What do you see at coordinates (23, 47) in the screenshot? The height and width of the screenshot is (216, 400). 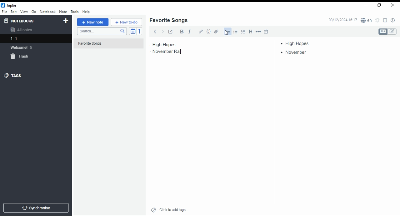 I see `notebook: welcome` at bounding box center [23, 47].